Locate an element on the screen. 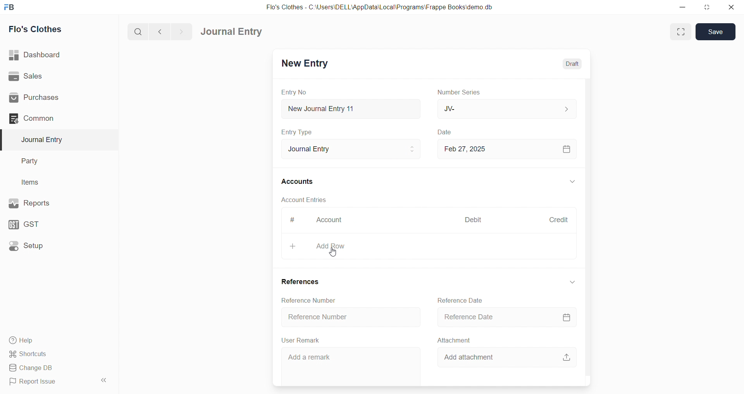  EXPAND/COLLAPSE is located at coordinates (572, 284).